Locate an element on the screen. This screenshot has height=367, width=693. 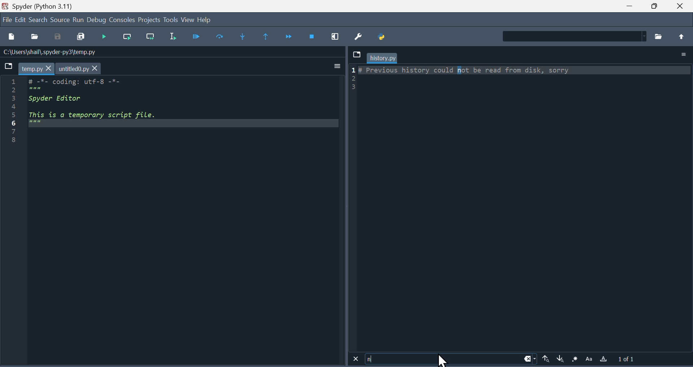
untitled0.py is located at coordinates (79, 68).